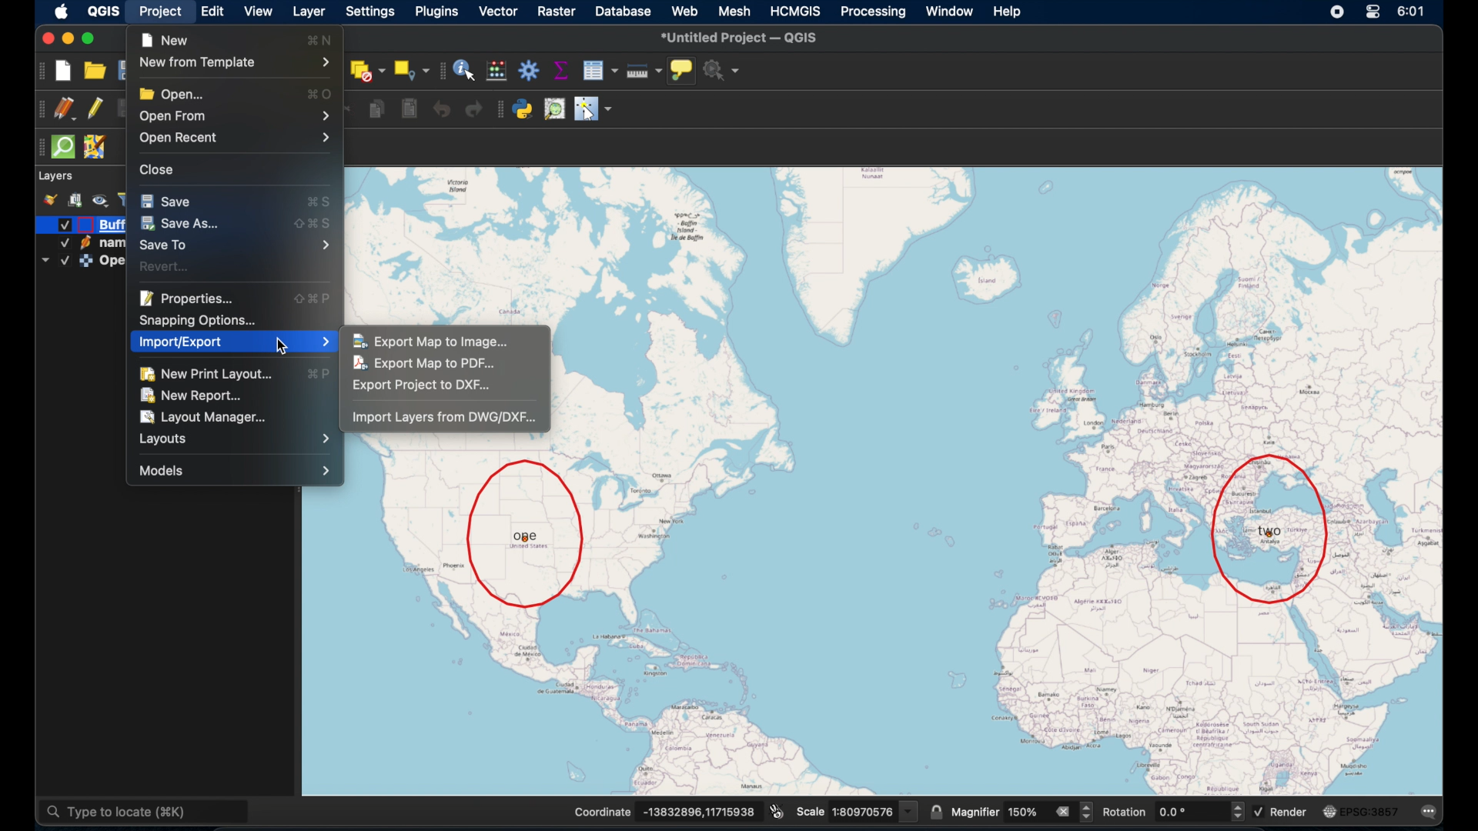 Image resolution: width=1478 pixels, height=831 pixels. I want to click on Checked checkbox, so click(64, 261).